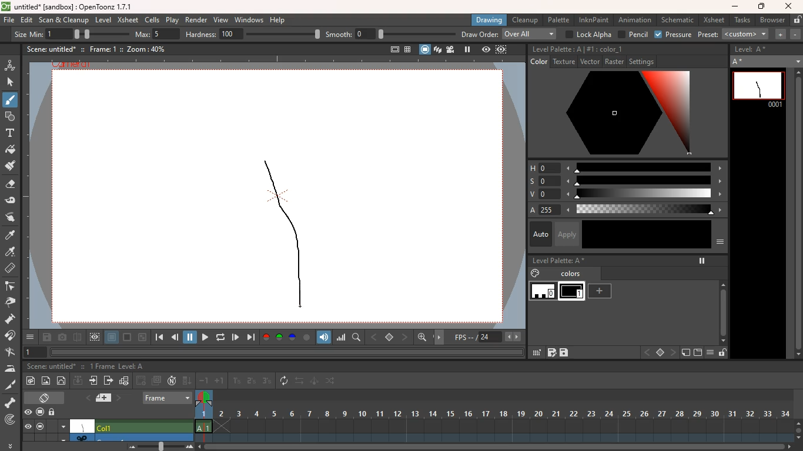 This screenshot has width=803, height=451. I want to click on animate, so click(314, 382).